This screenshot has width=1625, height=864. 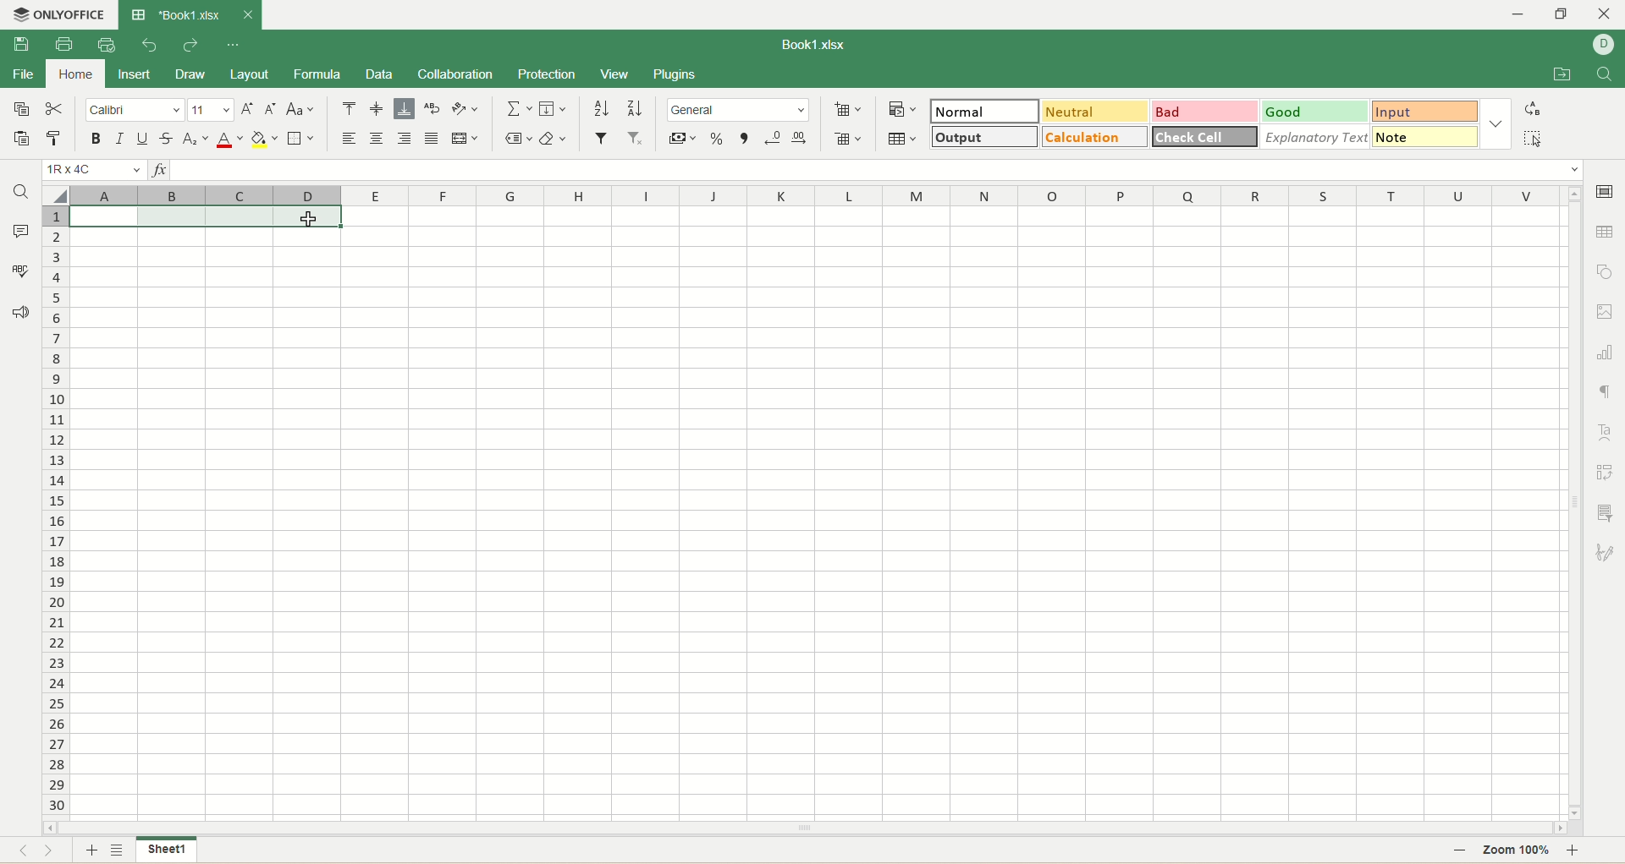 I want to click on cell position, so click(x=96, y=170).